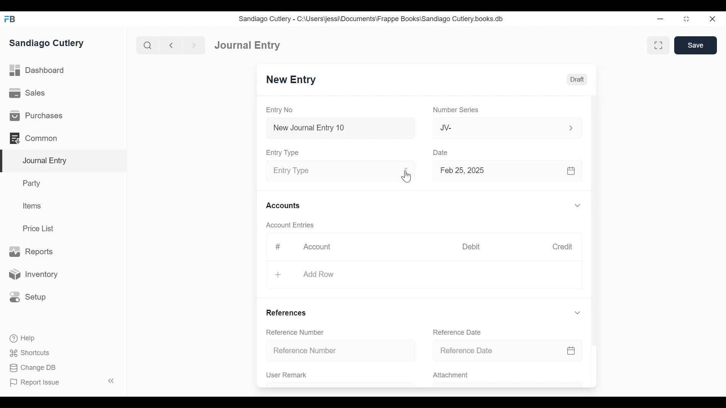 This screenshot has width=726, height=408. What do you see at coordinates (342, 351) in the screenshot?
I see `Reference Number` at bounding box center [342, 351].